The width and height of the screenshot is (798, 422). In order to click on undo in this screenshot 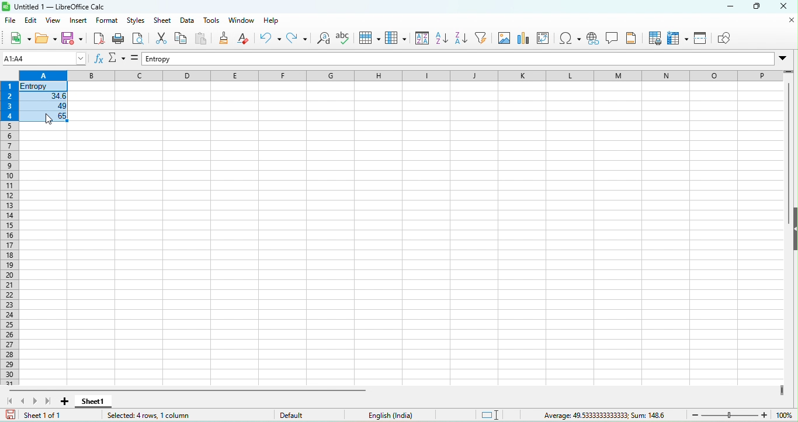, I will do `click(269, 41)`.